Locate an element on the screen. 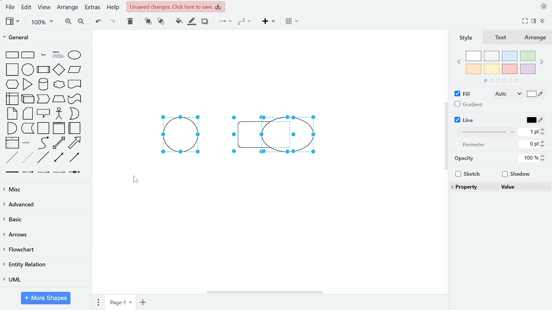  text is located at coordinates (501, 37).